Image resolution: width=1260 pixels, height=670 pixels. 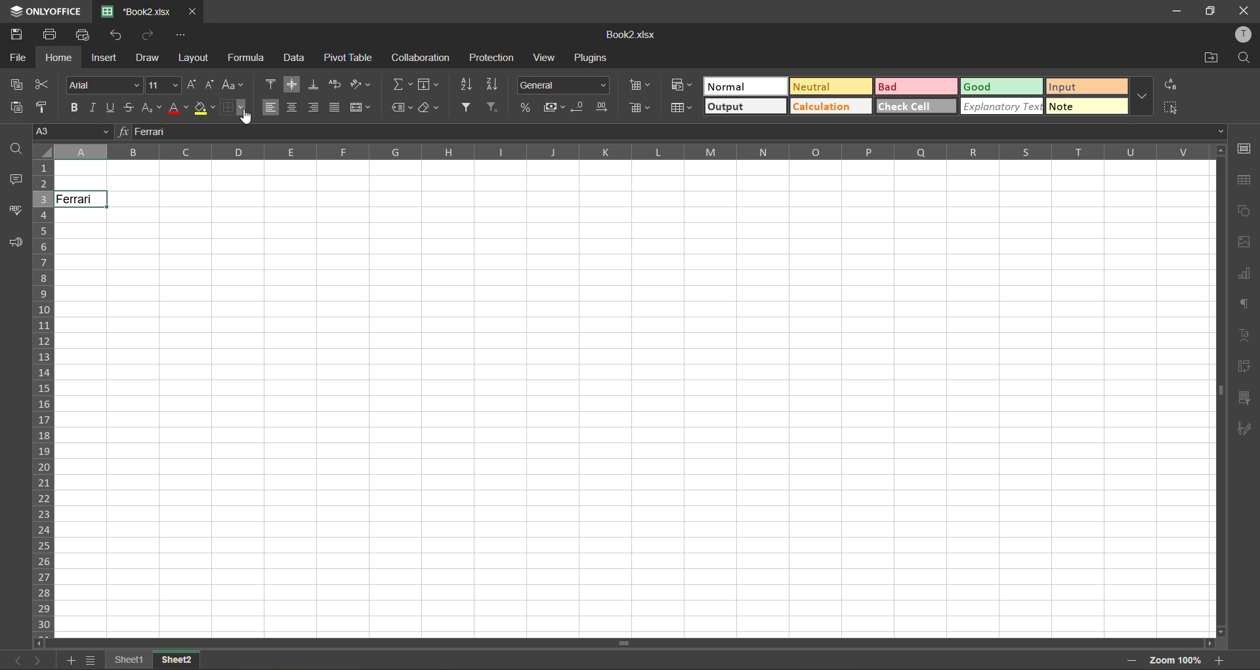 What do you see at coordinates (295, 59) in the screenshot?
I see `data` at bounding box center [295, 59].